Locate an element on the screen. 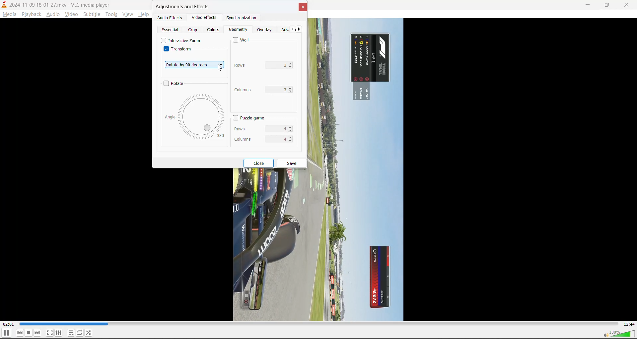 The width and height of the screenshot is (637, 339). close is located at coordinates (260, 163).